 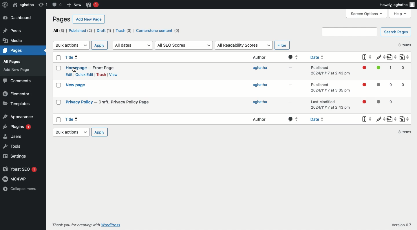 I want to click on All readability scores, so click(x=244, y=45).